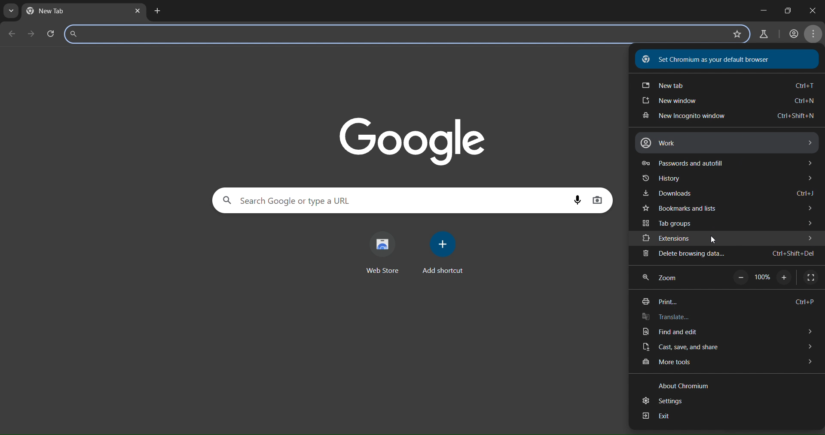 This screenshot has width=825, height=435. I want to click on add shortcut, so click(443, 253).